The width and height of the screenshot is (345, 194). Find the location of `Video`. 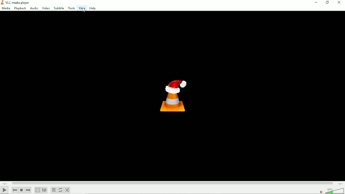

Video is located at coordinates (45, 8).